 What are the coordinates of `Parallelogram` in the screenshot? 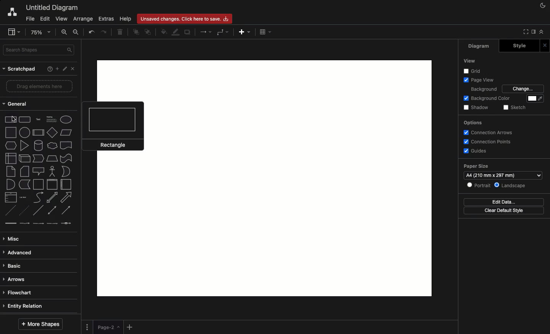 It's located at (65, 132).